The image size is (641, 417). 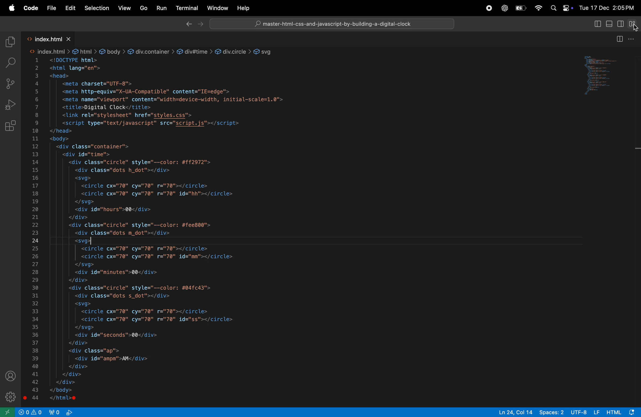 I want to click on space: 2, so click(x=551, y=412).